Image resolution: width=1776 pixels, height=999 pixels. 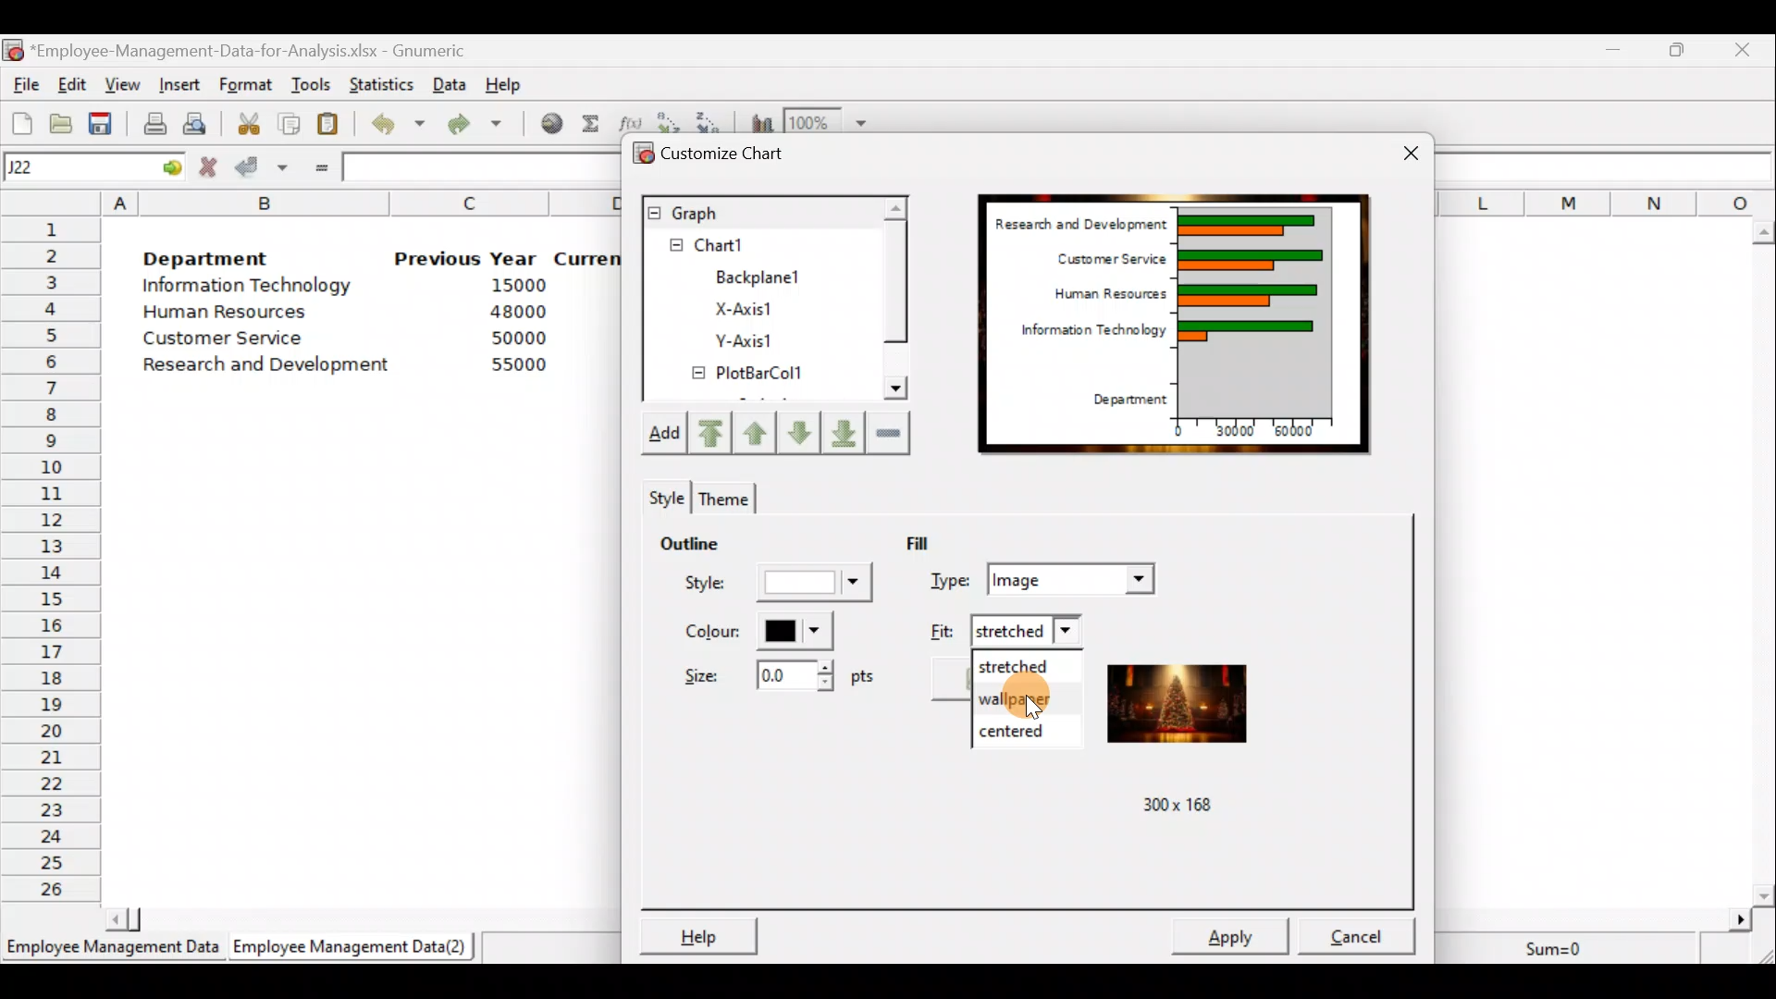 What do you see at coordinates (759, 632) in the screenshot?
I see `Color` at bounding box center [759, 632].